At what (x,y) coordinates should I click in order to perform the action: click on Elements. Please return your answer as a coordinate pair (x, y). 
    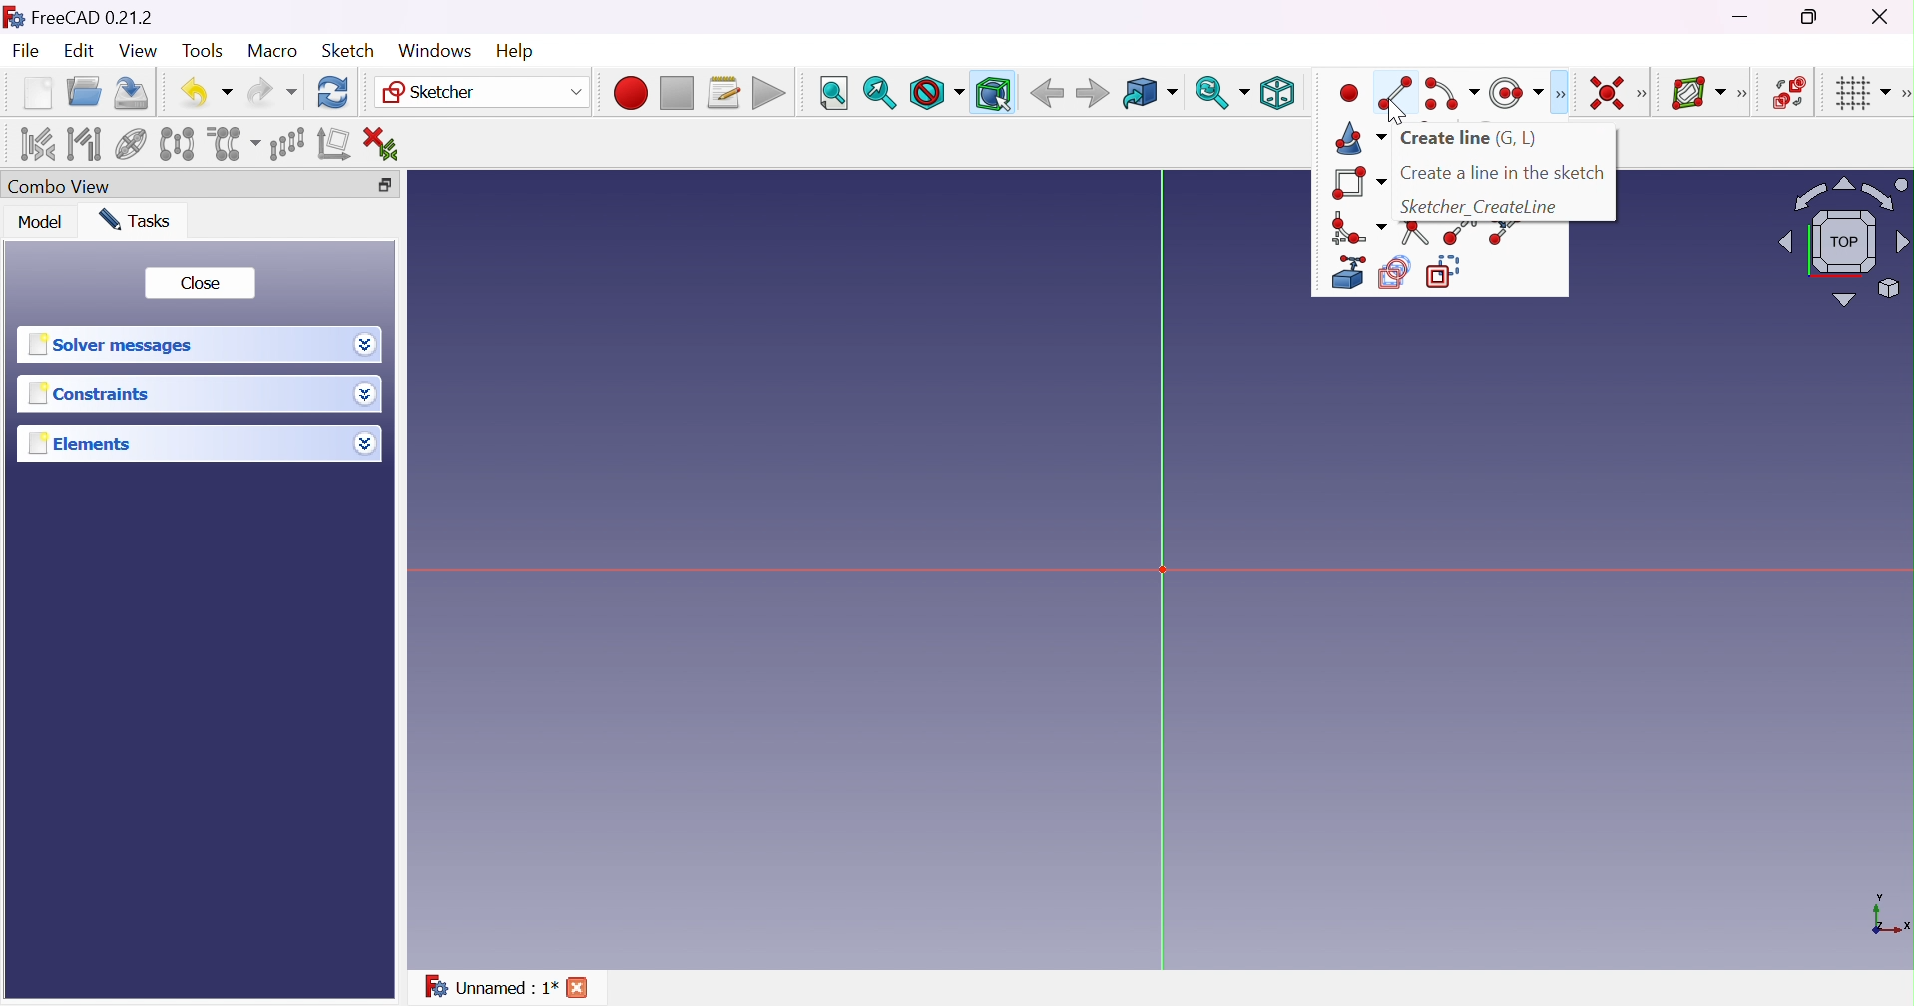
    Looking at the image, I should click on (91, 444).